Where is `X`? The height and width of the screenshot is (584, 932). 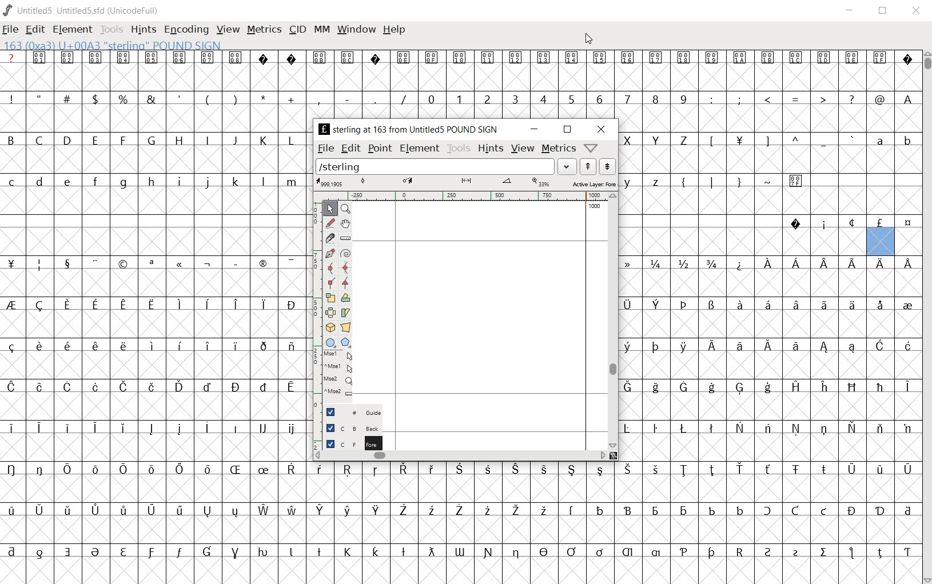
X is located at coordinates (630, 140).